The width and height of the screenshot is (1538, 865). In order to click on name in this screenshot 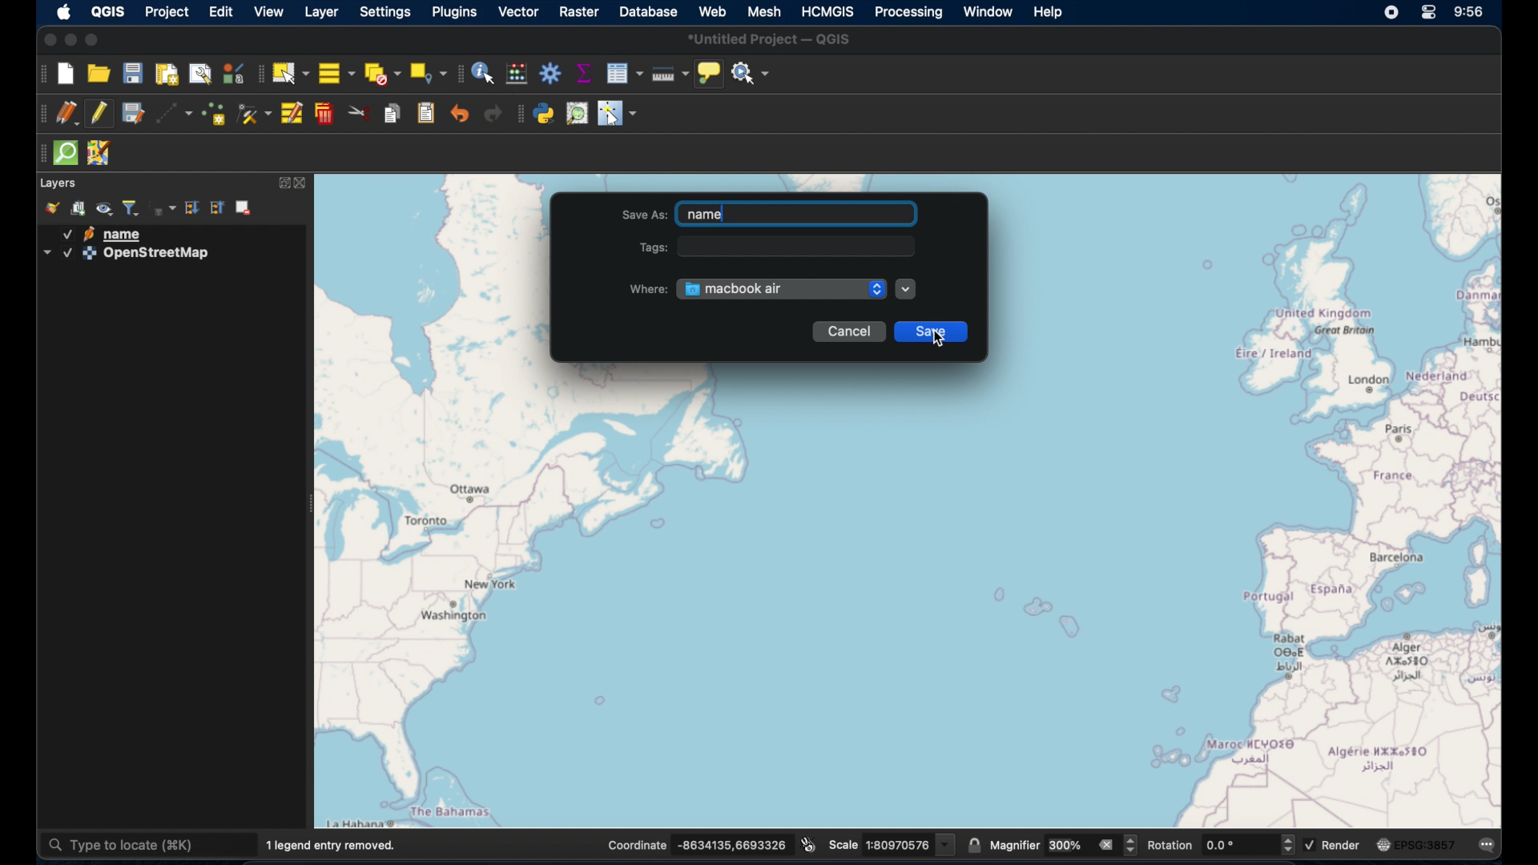, I will do `click(109, 234)`.